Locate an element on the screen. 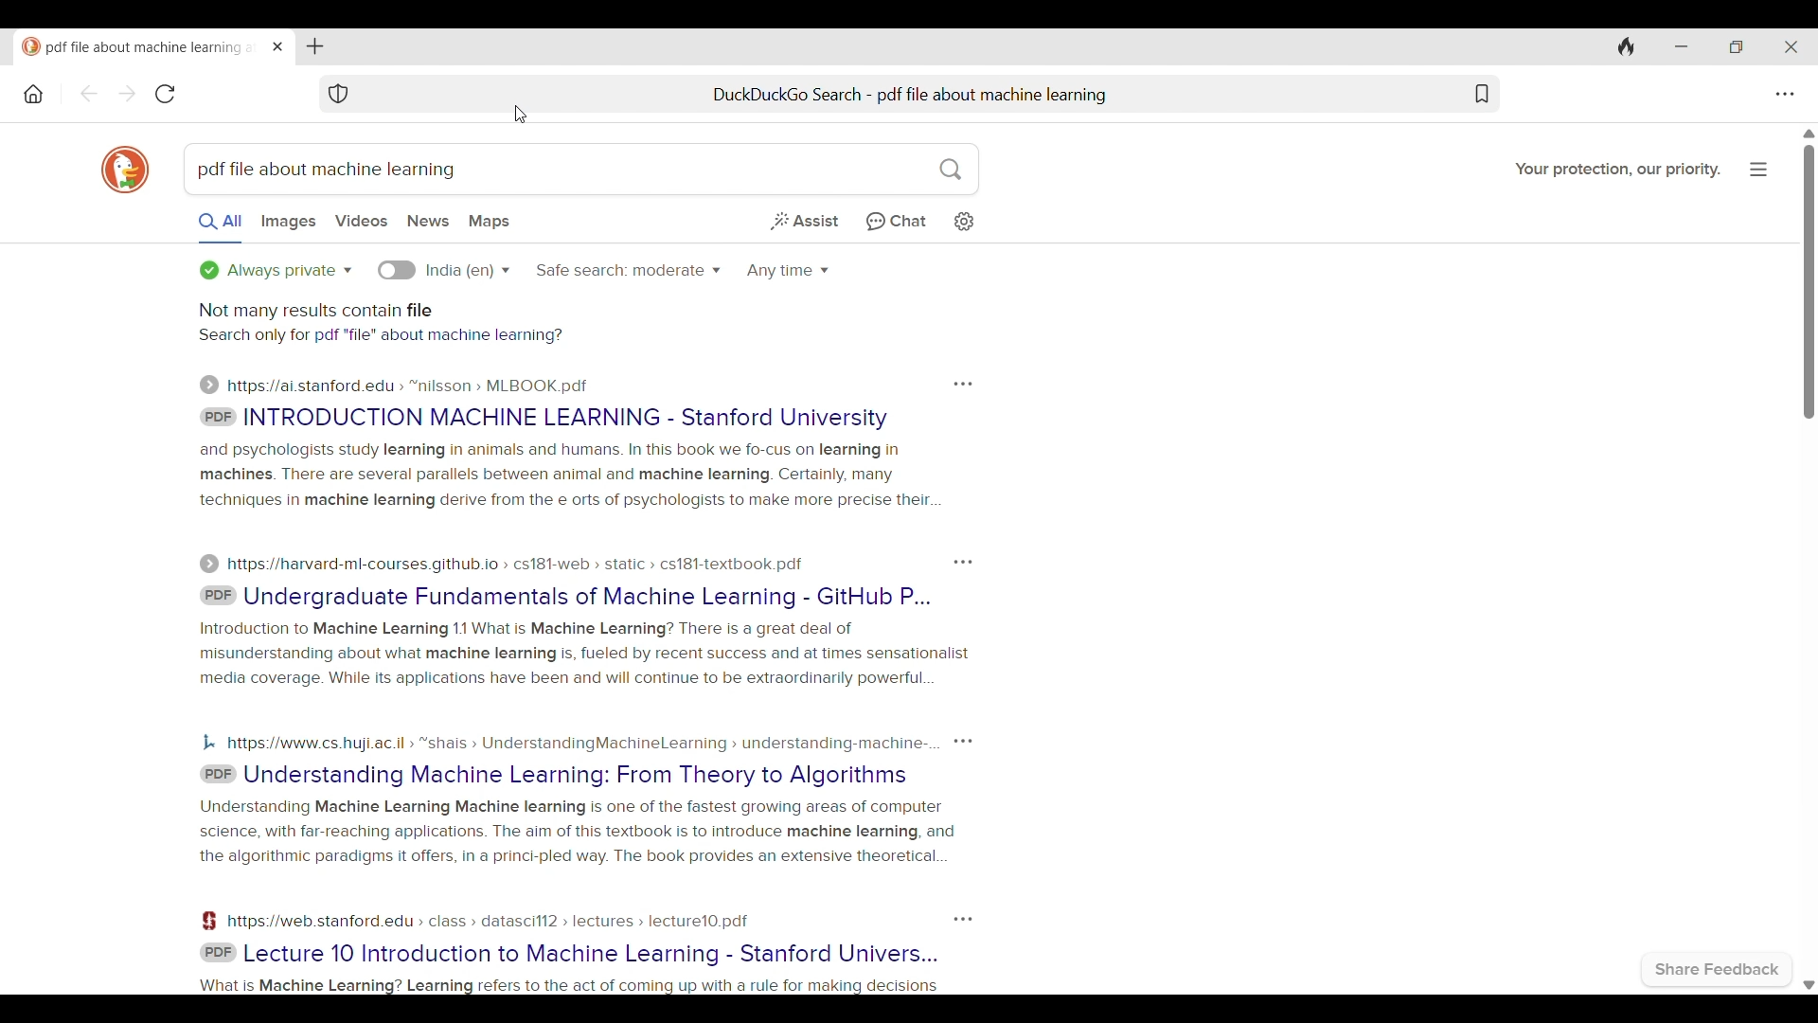 The height and width of the screenshot is (1023, 1818). Search only for pdf "file" about machine learning? is located at coordinates (381, 335).